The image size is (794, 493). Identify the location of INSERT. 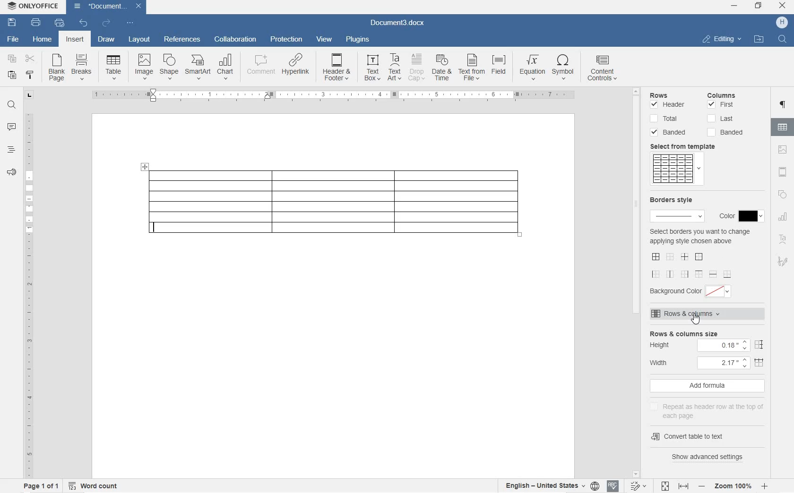
(75, 39).